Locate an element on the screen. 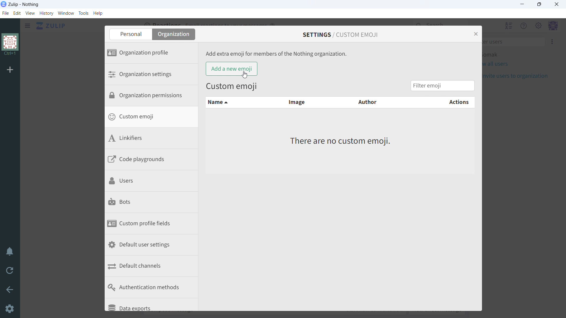  custom emoji is located at coordinates (150, 118).